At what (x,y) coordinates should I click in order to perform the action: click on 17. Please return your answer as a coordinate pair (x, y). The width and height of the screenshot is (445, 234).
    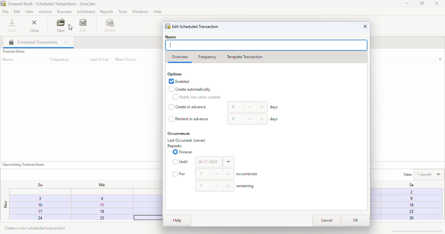
    Looking at the image, I should click on (34, 212).